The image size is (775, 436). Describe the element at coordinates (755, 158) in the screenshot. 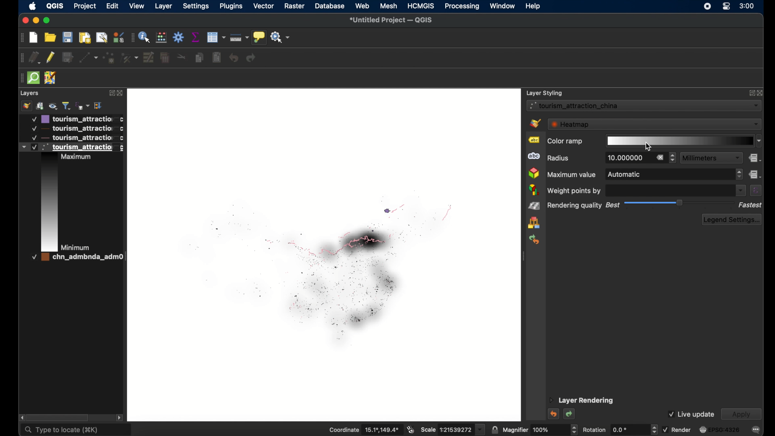

I see `data defined override` at that location.